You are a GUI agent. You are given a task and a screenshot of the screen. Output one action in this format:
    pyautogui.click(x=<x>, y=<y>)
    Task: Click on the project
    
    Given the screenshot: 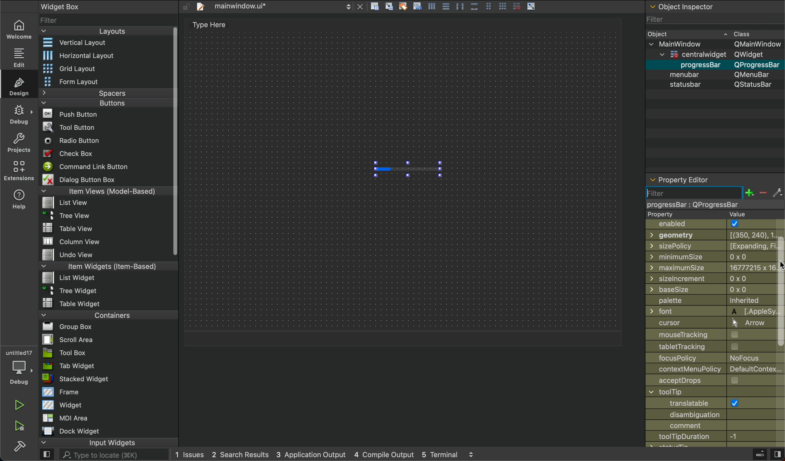 What is the action you would take?
    pyautogui.click(x=20, y=142)
    